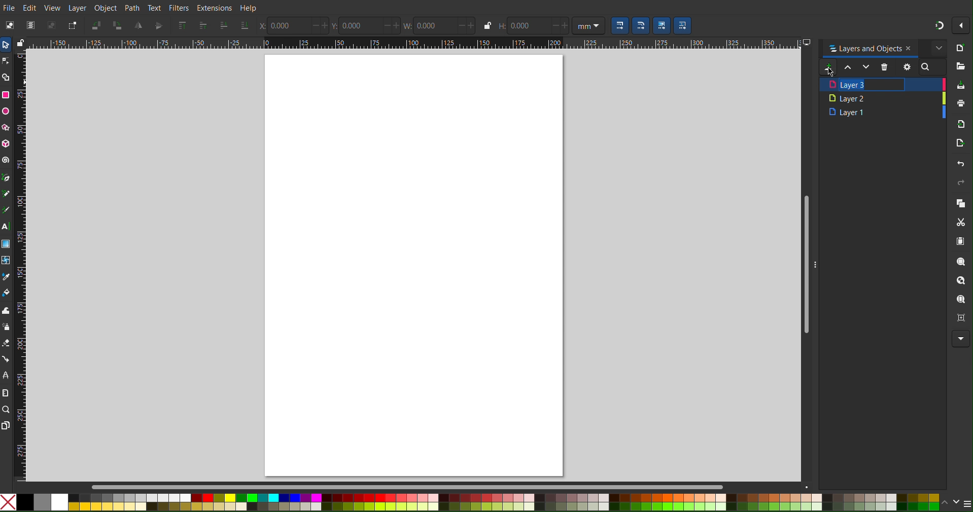 This screenshot has height=512, width=973. Describe the element at coordinates (10, 6) in the screenshot. I see `File` at that location.